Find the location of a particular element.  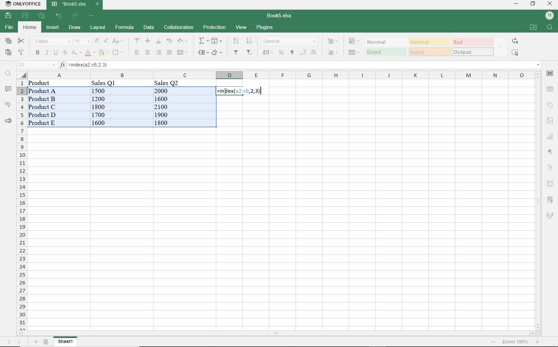

align left is located at coordinates (159, 52).